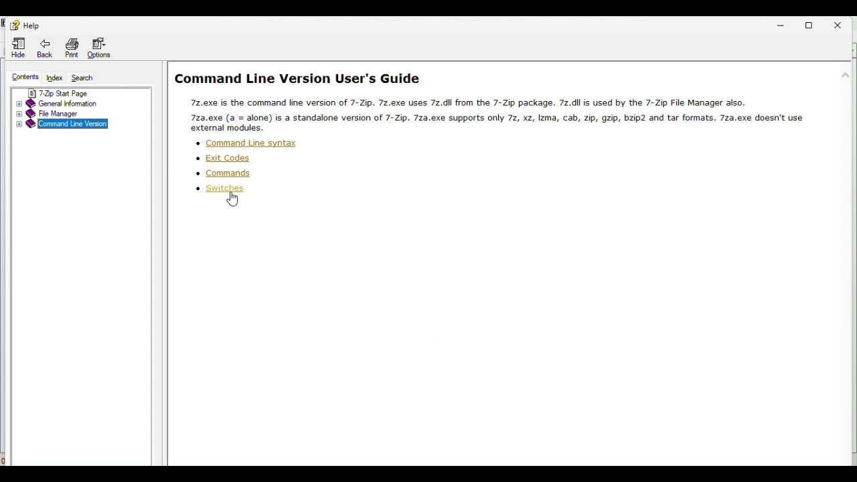  What do you see at coordinates (489, 114) in the screenshot?
I see `User guide` at bounding box center [489, 114].